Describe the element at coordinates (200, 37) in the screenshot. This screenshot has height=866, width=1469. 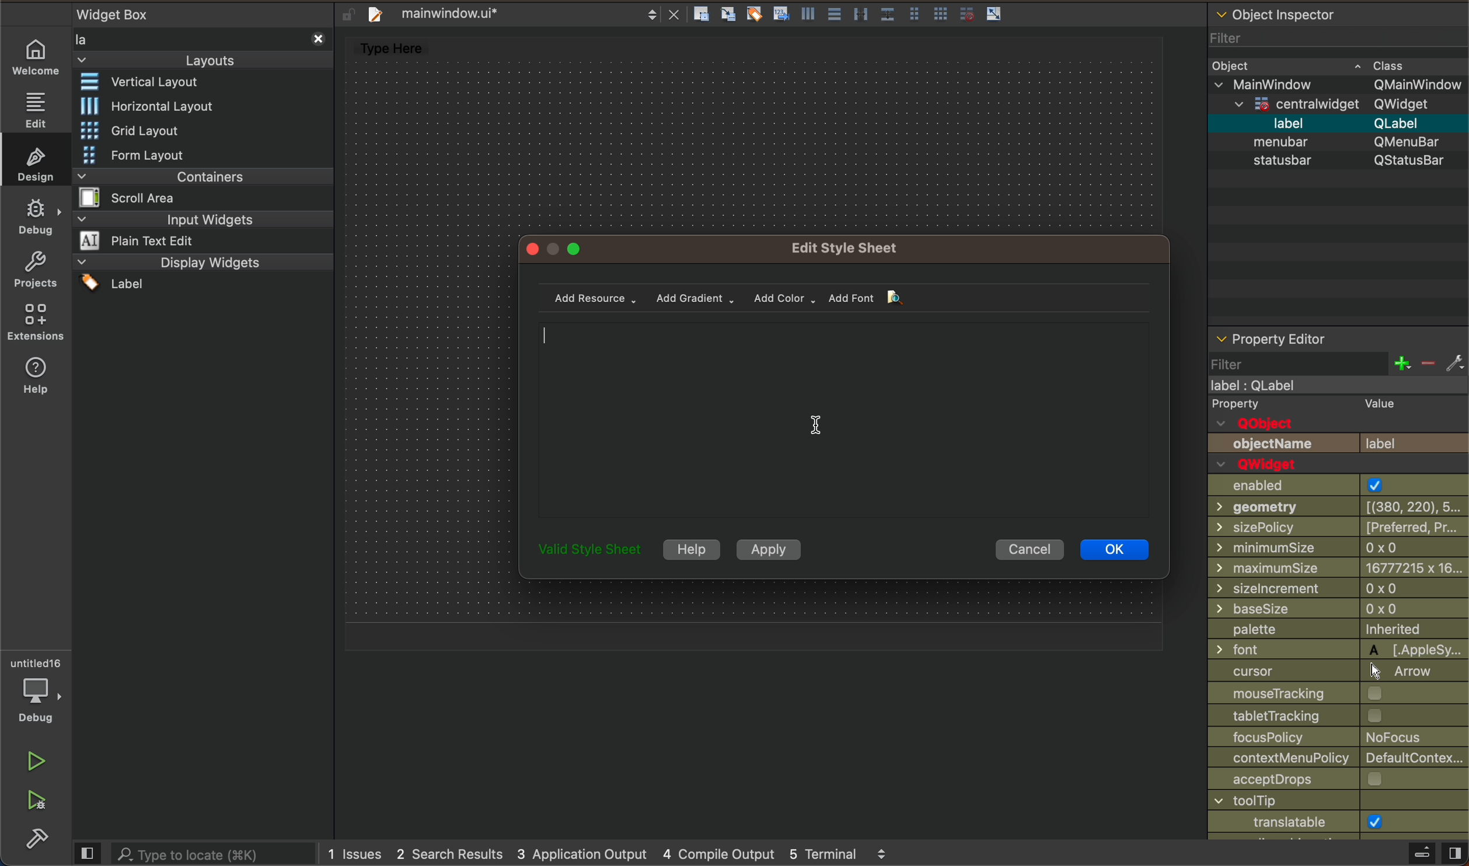
I see `widget box` at that location.